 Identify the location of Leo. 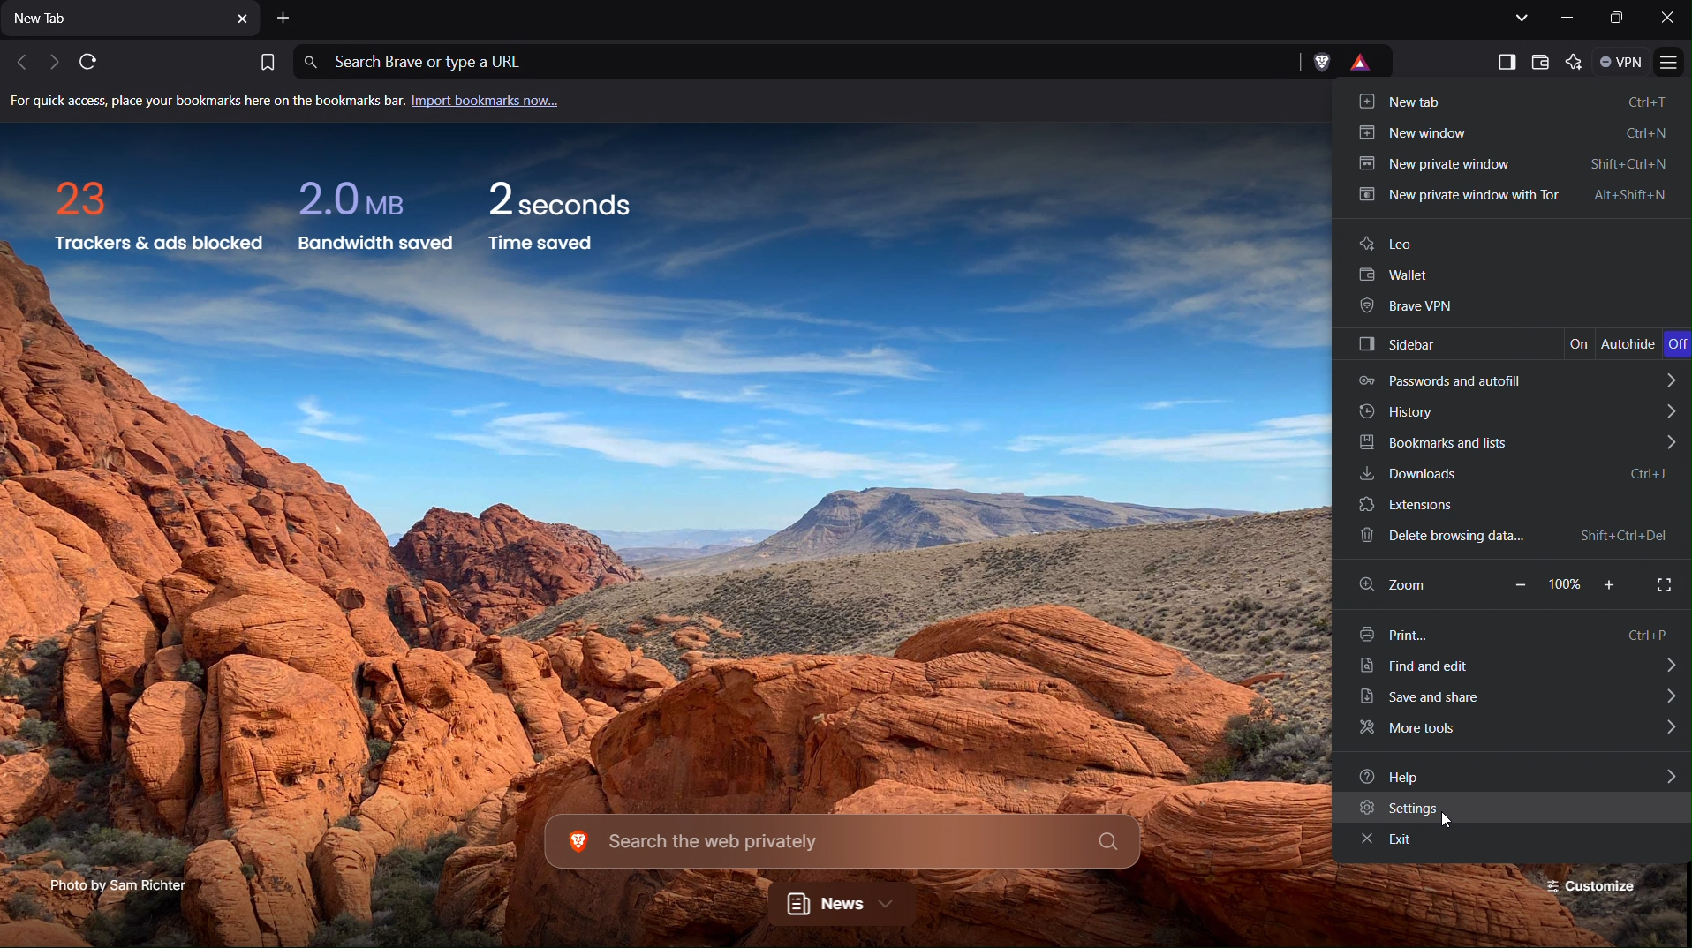
(1511, 244).